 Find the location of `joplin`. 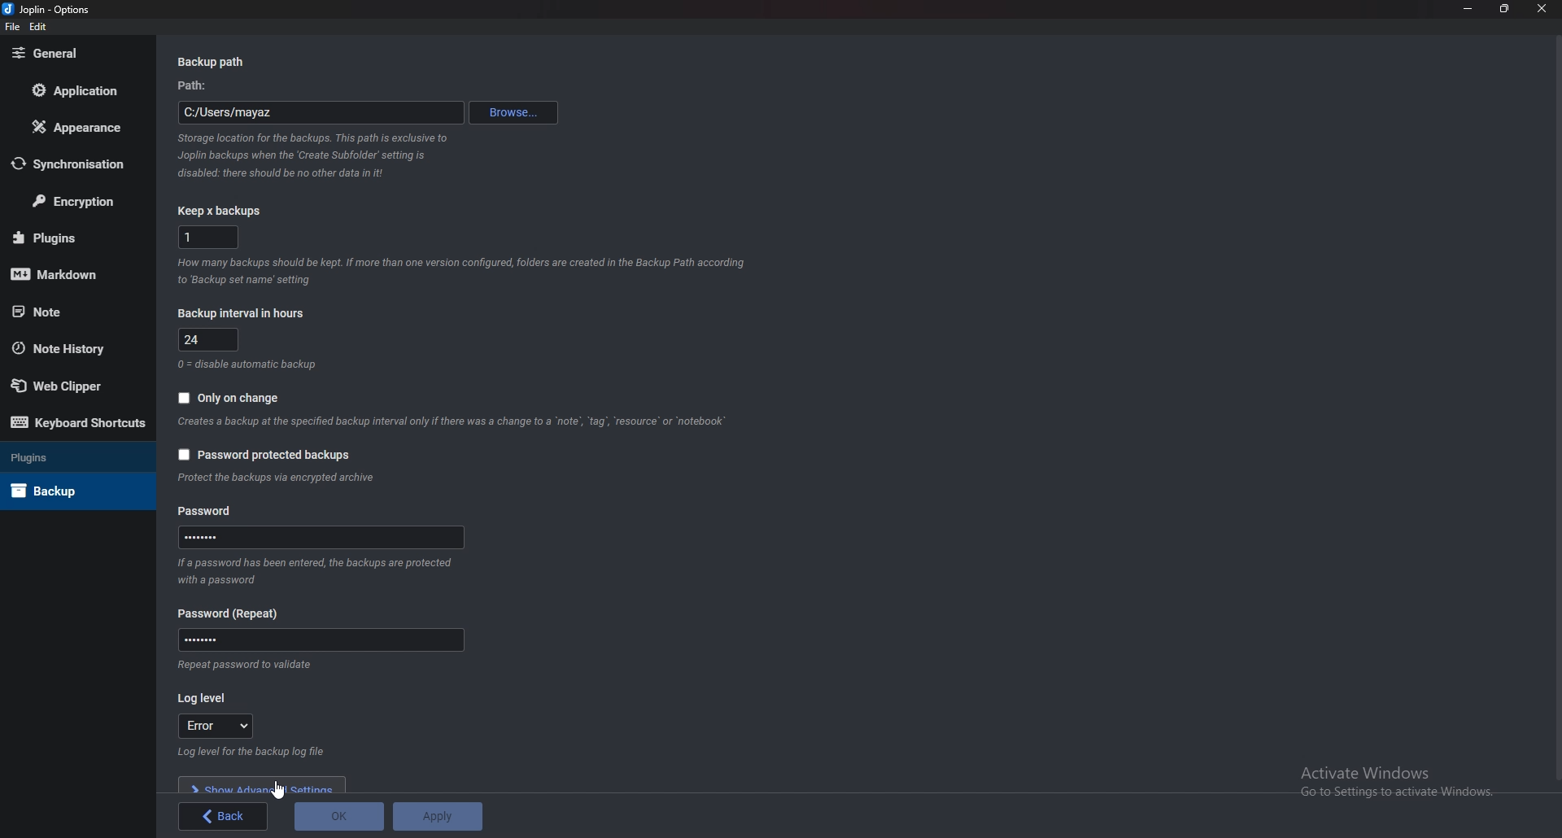

joplin is located at coordinates (48, 10).